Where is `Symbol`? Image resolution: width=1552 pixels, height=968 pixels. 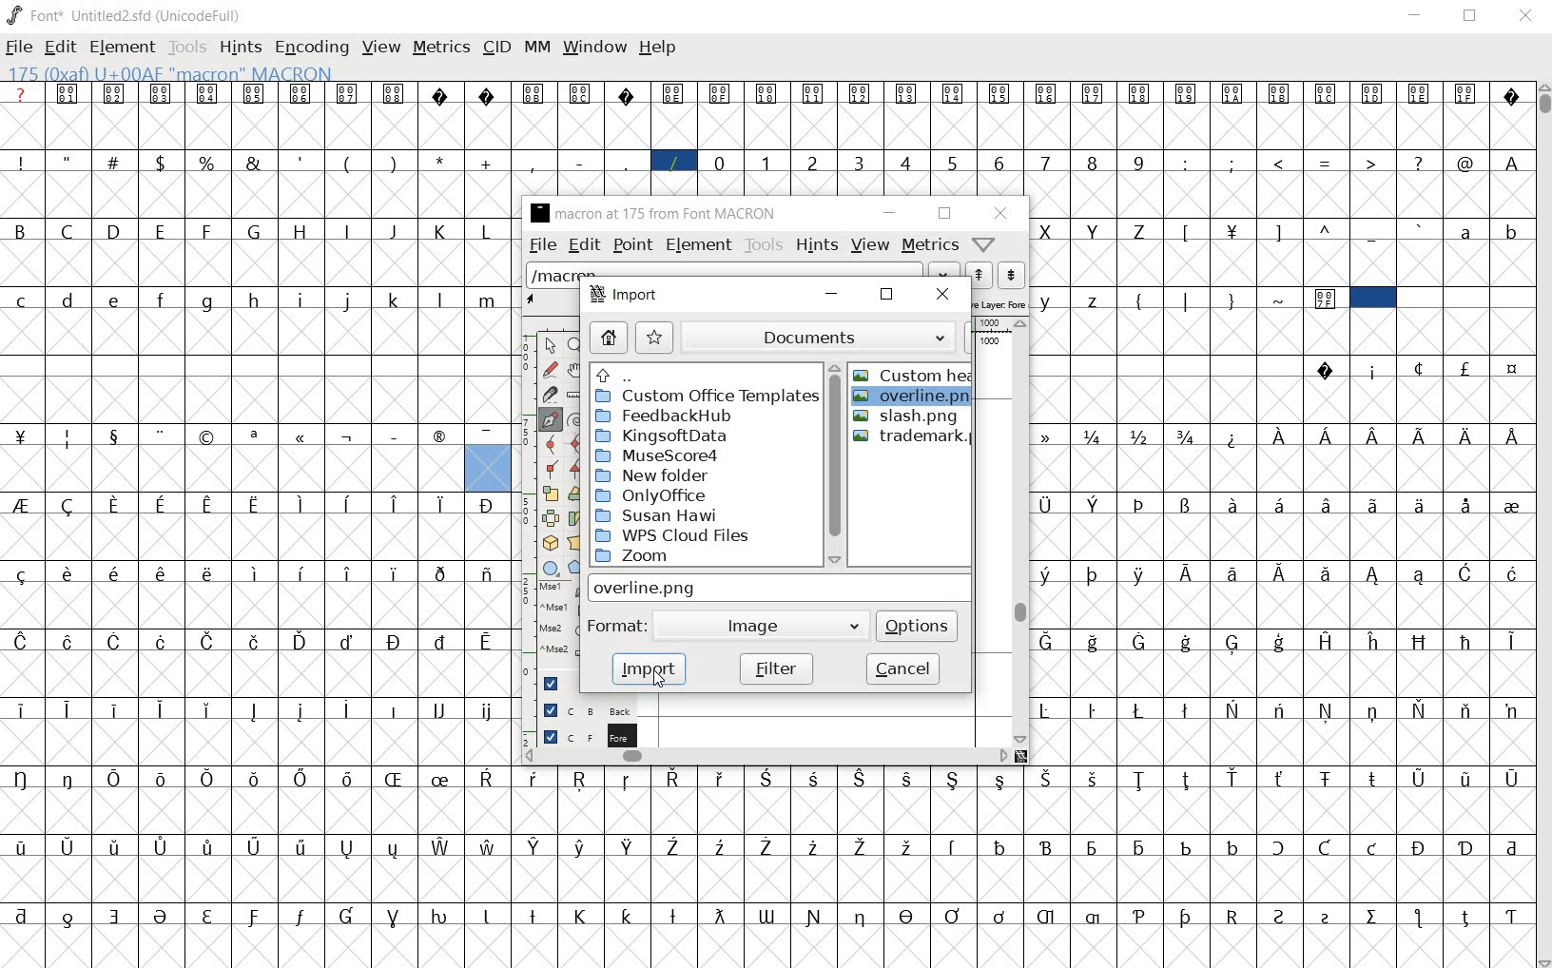 Symbol is located at coordinates (1141, 506).